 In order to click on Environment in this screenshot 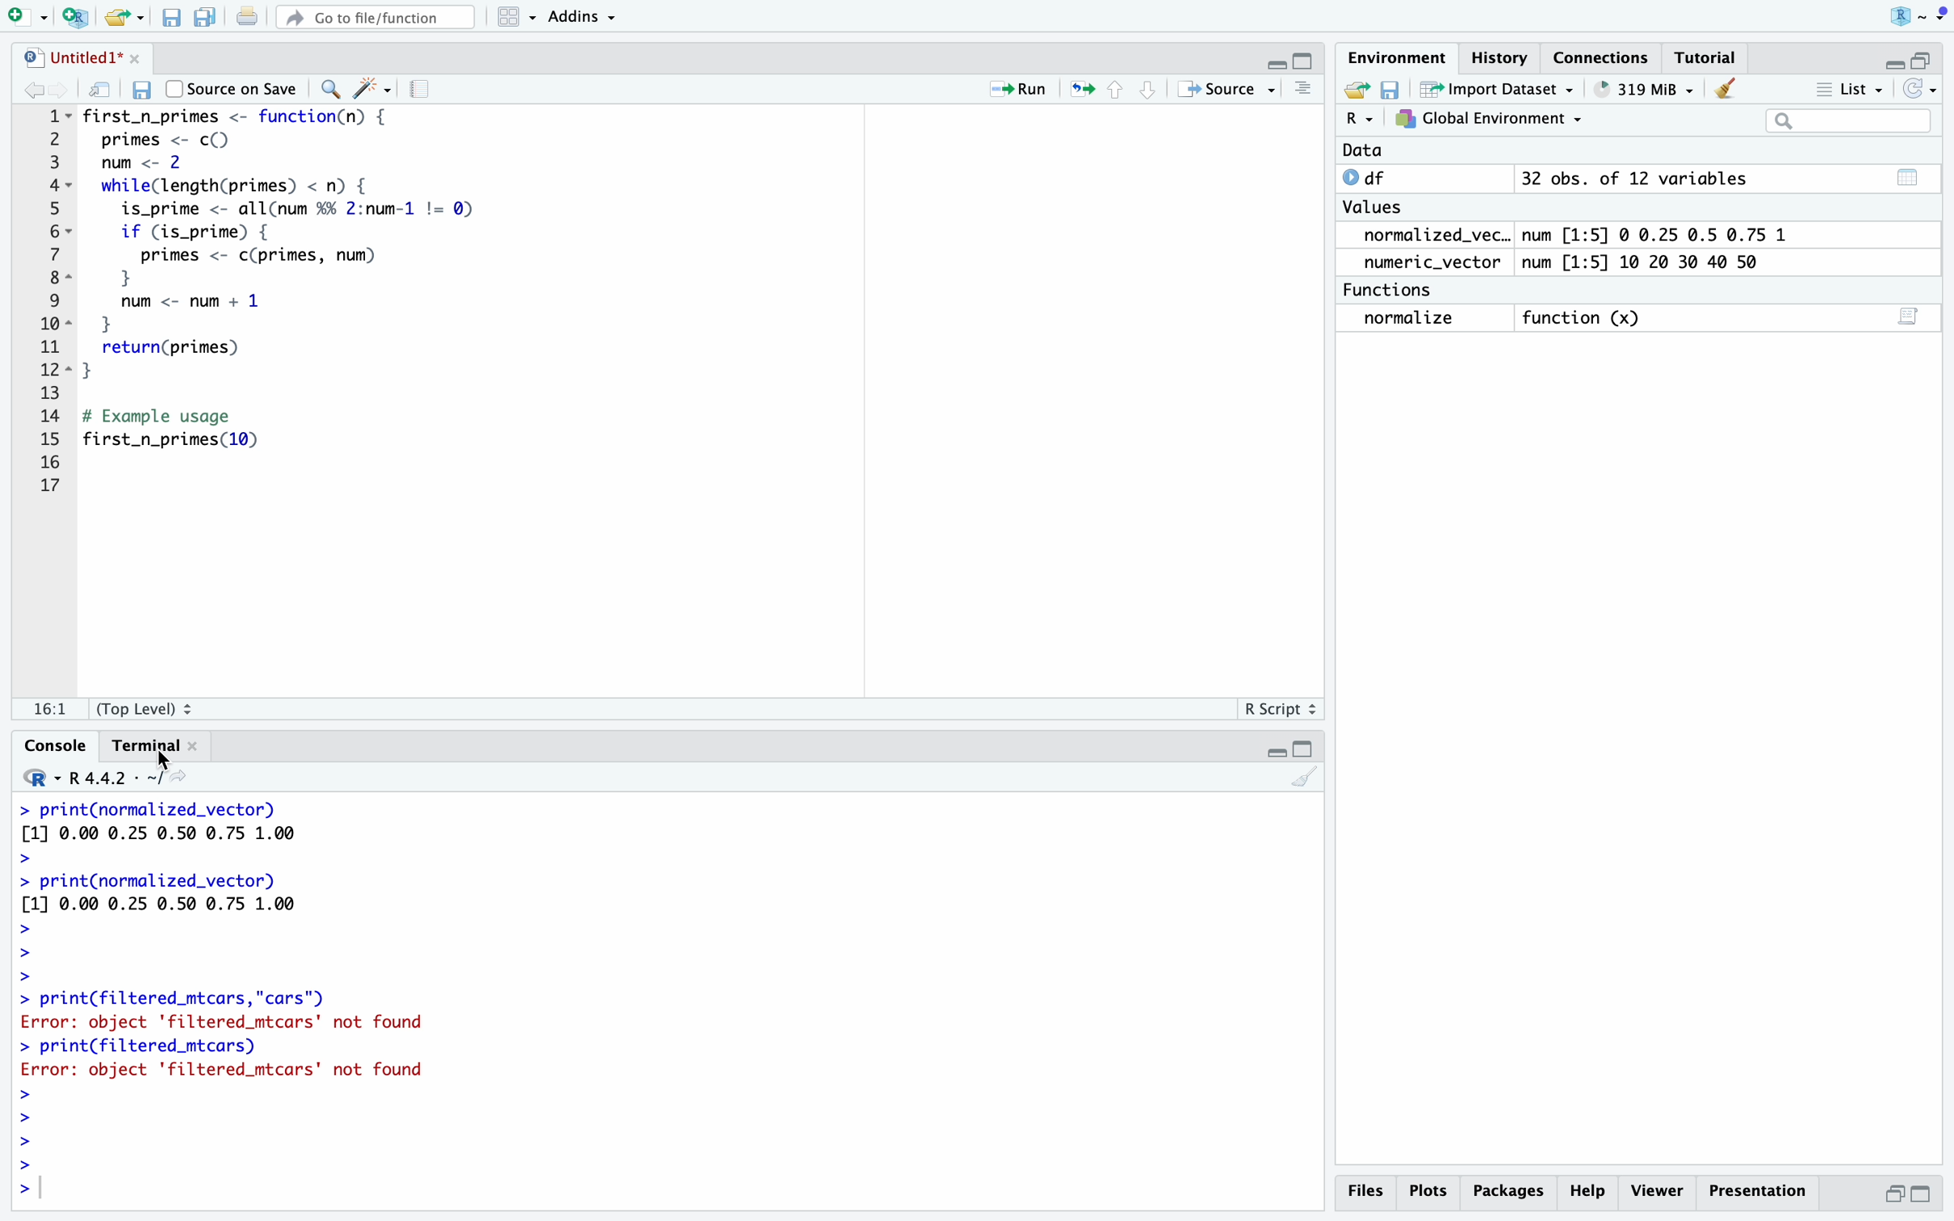, I will do `click(1399, 55)`.